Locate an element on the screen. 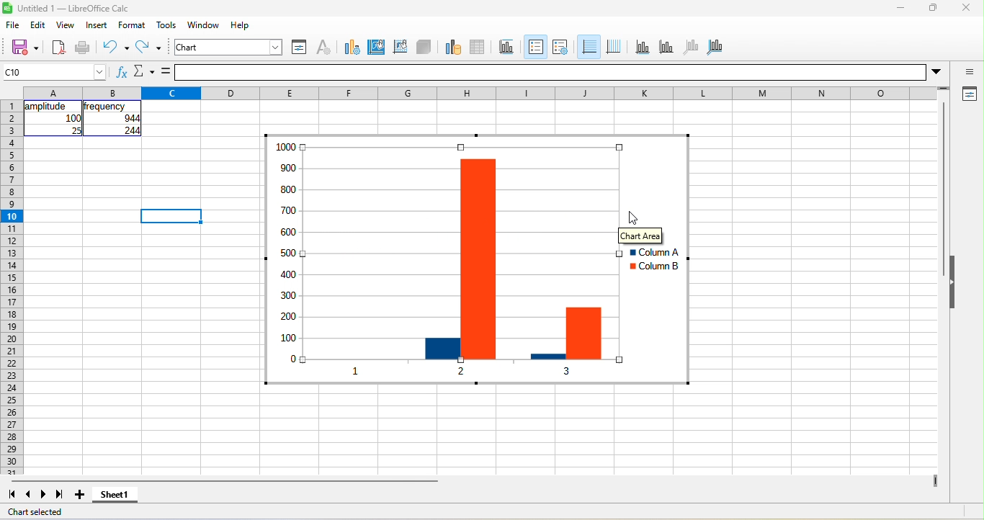  all axes is located at coordinates (715, 45).